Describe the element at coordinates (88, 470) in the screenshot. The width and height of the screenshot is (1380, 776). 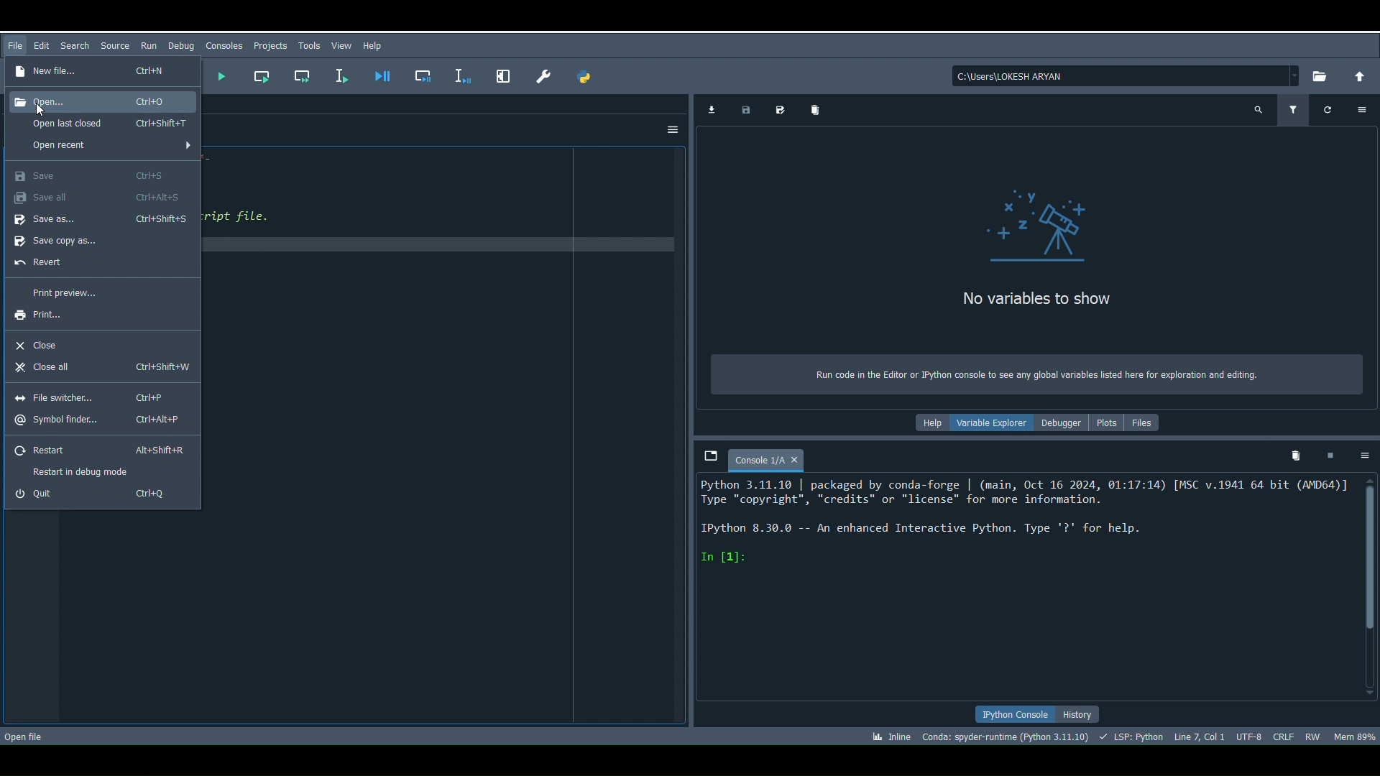
I see `Restart in debug mode` at that location.